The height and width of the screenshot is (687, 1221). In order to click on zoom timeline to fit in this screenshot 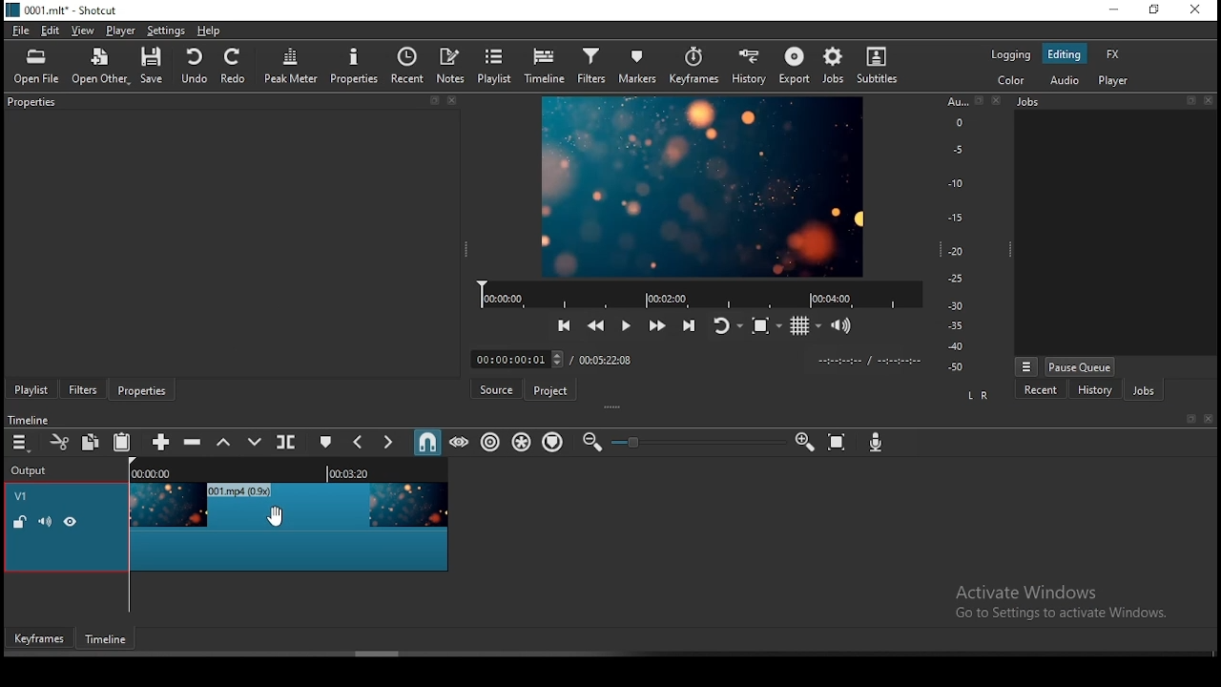, I will do `click(837, 441)`.